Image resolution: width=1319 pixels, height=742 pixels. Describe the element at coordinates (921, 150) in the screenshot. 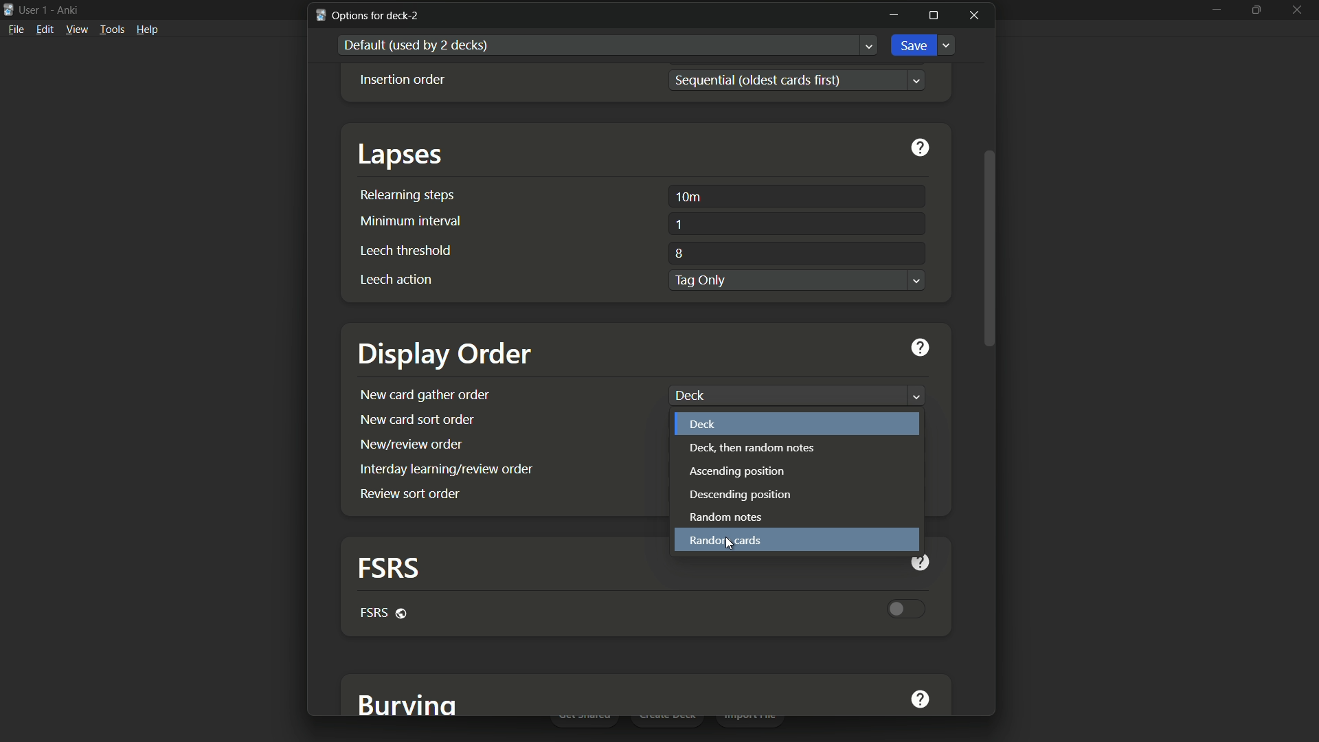

I see `get help` at that location.